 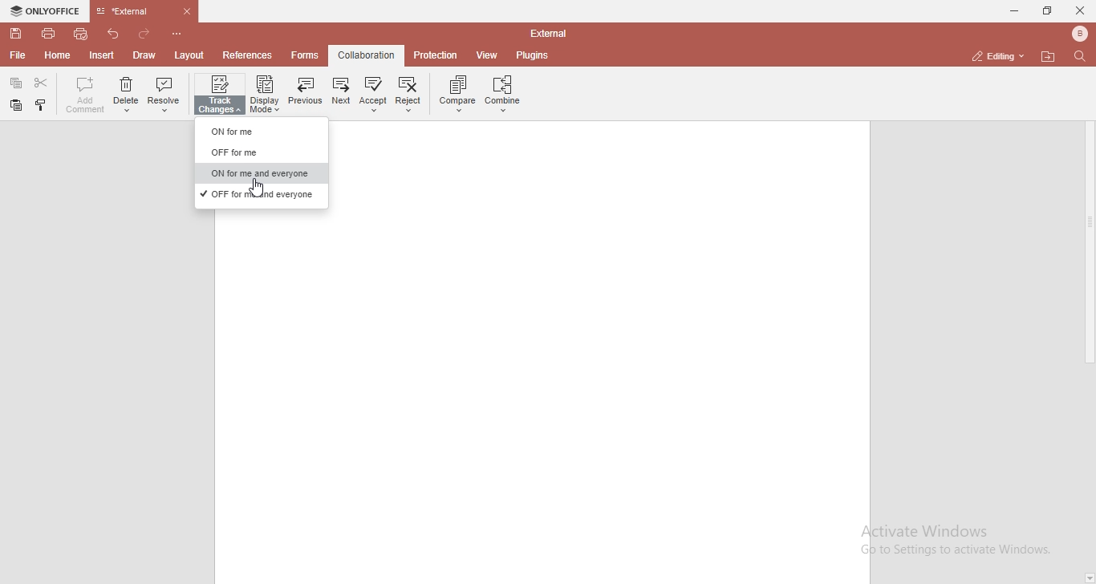 I want to click on home, so click(x=58, y=56).